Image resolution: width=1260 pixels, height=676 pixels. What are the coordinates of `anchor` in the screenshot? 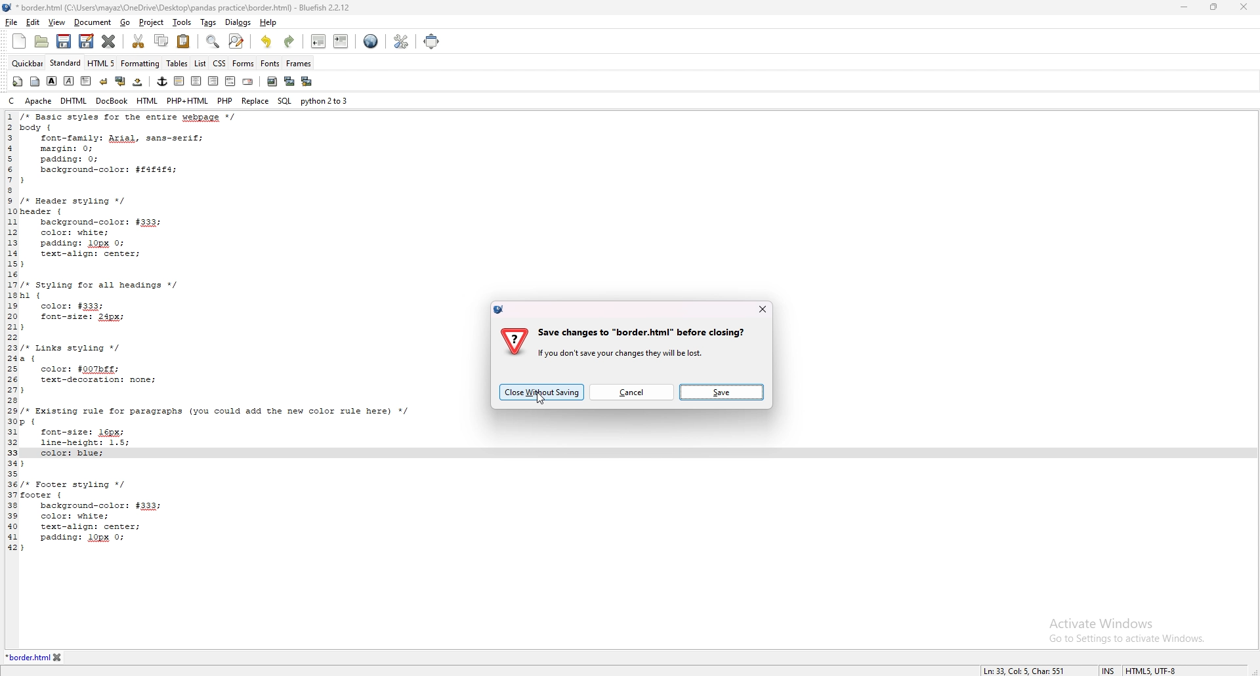 It's located at (162, 81).